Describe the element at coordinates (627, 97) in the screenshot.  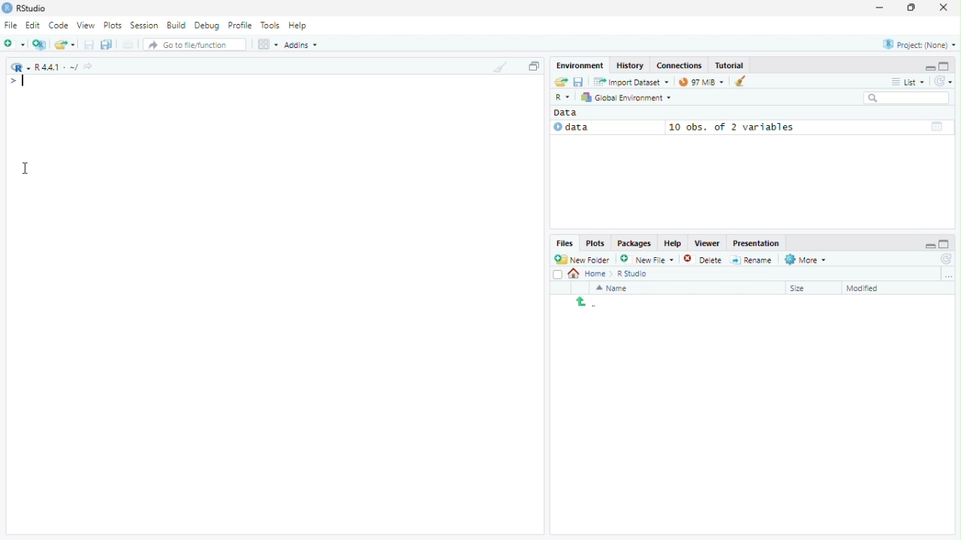
I see `Global environment` at that location.